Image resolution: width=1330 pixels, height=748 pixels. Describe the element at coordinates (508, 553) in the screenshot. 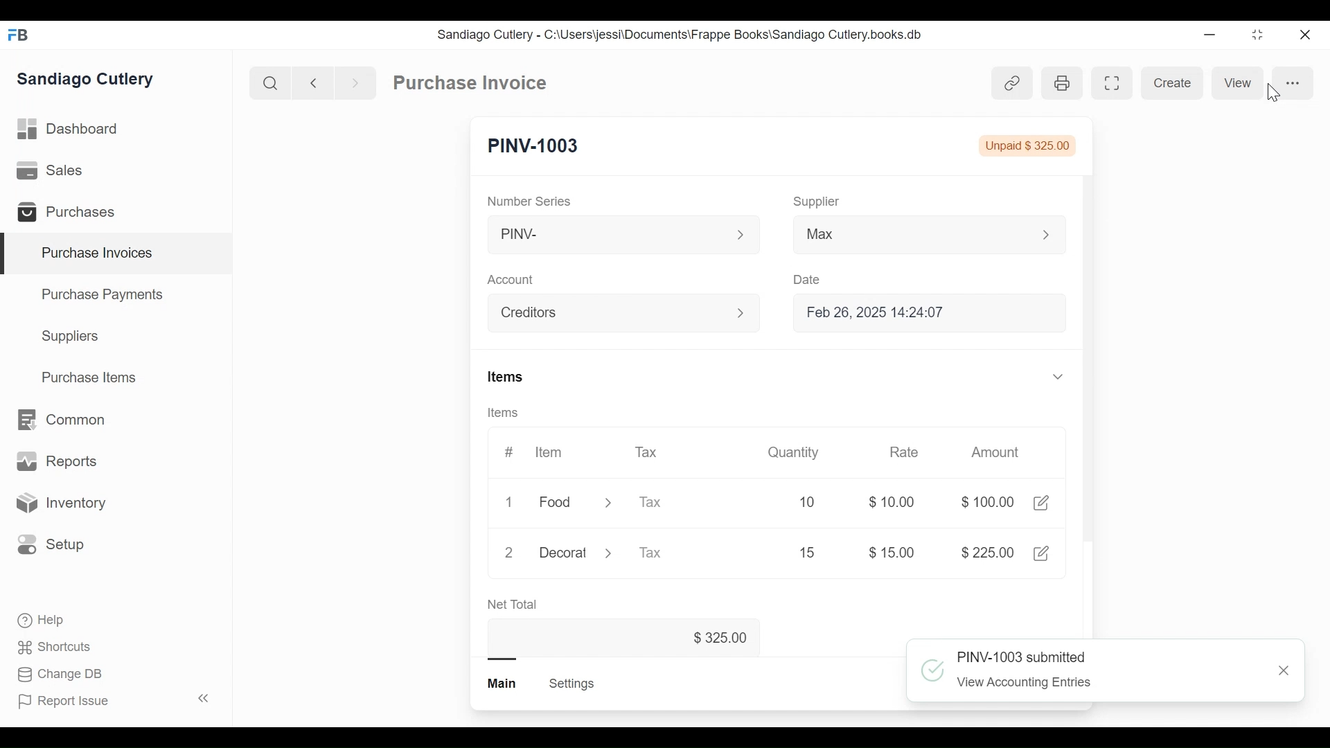

I see `2` at that location.